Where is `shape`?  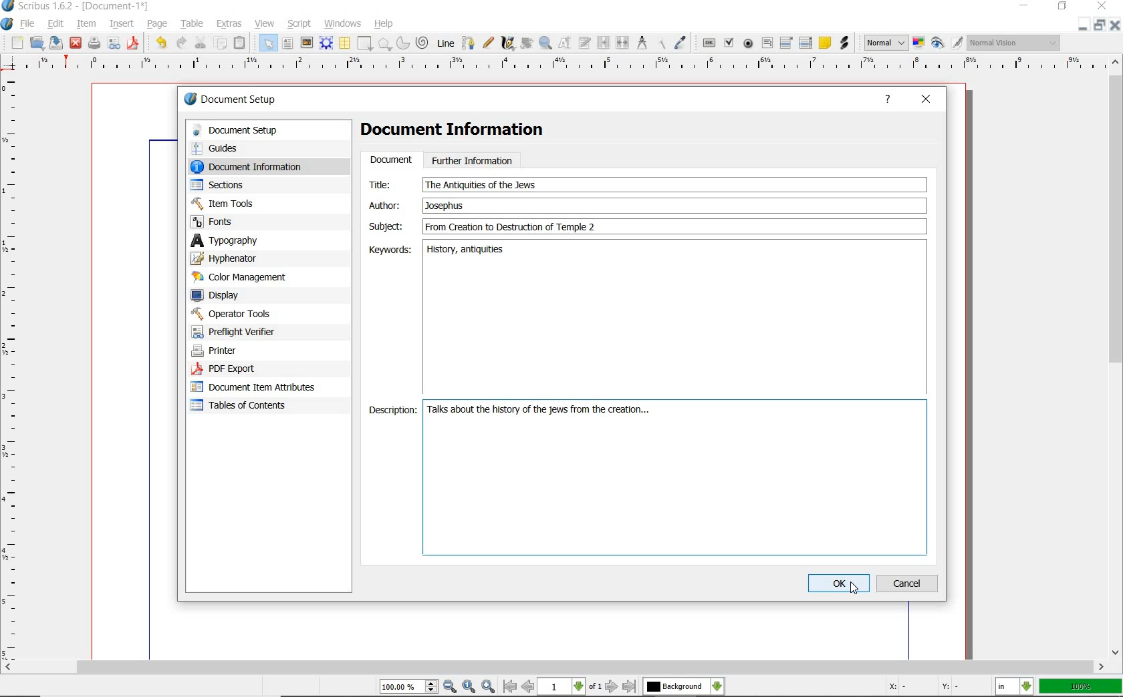 shape is located at coordinates (365, 43).